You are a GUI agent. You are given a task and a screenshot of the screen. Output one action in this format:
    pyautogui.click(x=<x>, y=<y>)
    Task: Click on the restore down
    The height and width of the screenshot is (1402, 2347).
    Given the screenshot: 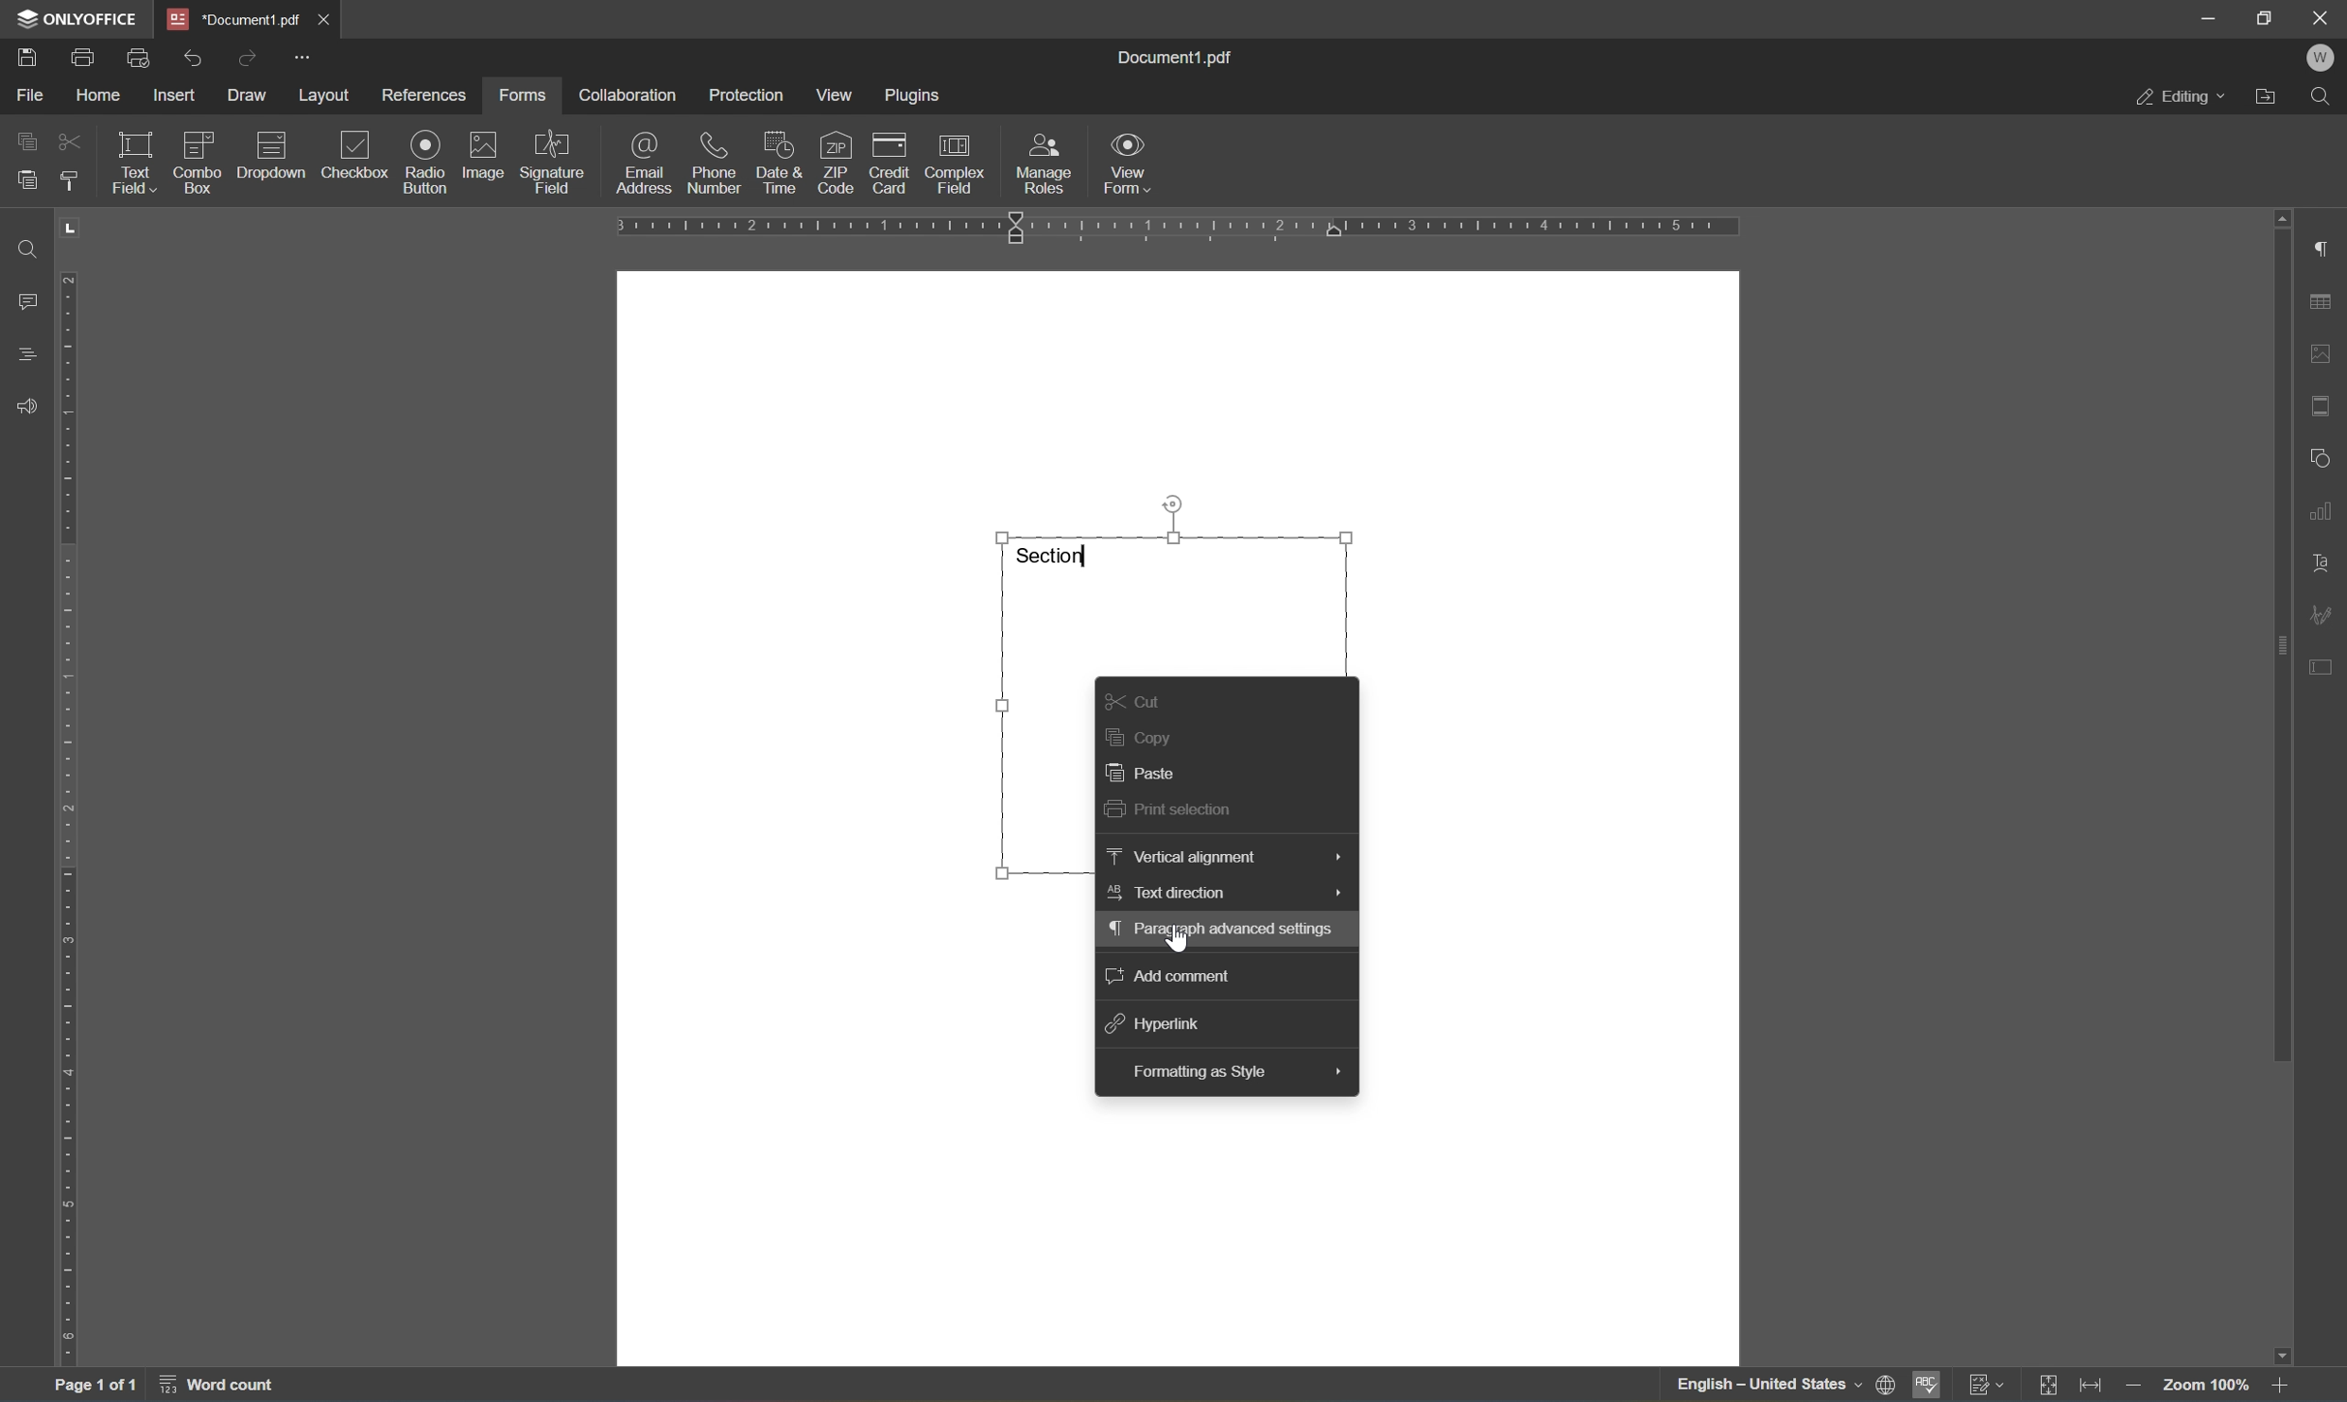 What is the action you would take?
    pyautogui.click(x=2267, y=19)
    